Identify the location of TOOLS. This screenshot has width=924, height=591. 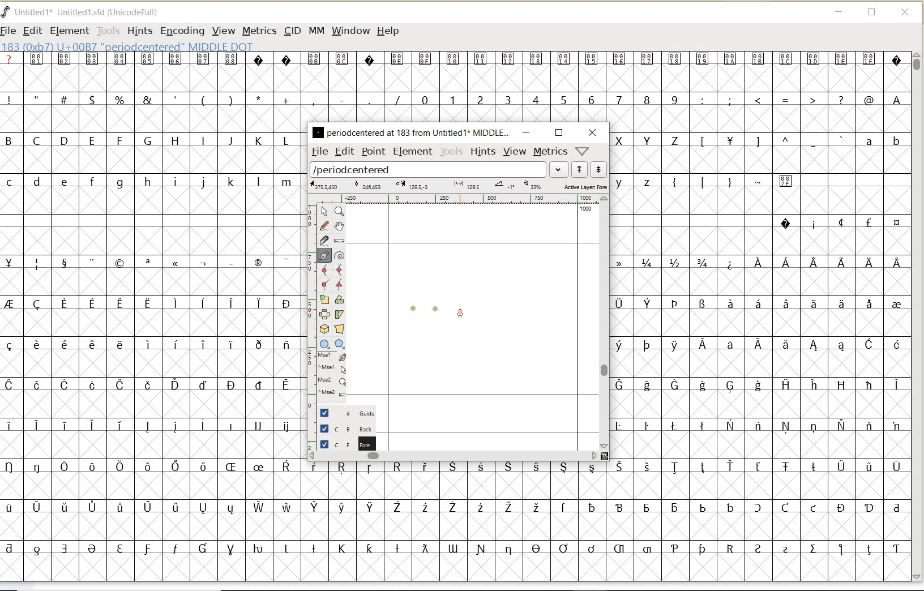
(108, 31).